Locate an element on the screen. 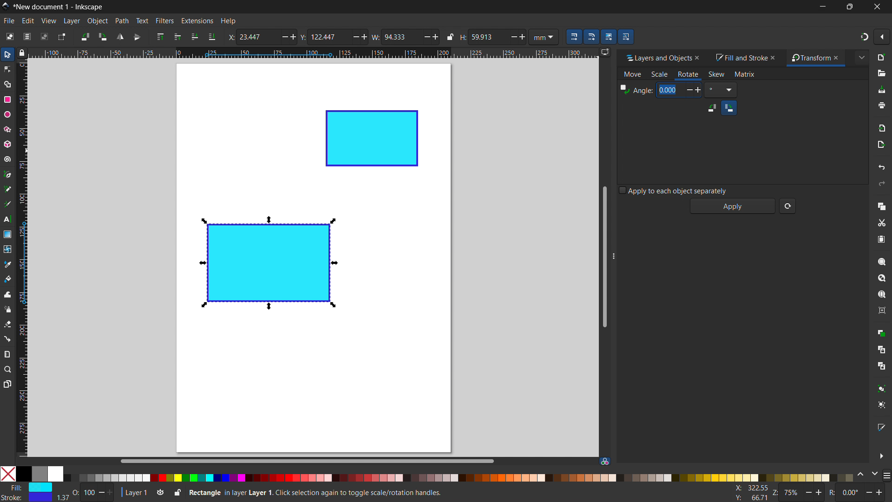  clockwise is located at coordinates (729, 107).